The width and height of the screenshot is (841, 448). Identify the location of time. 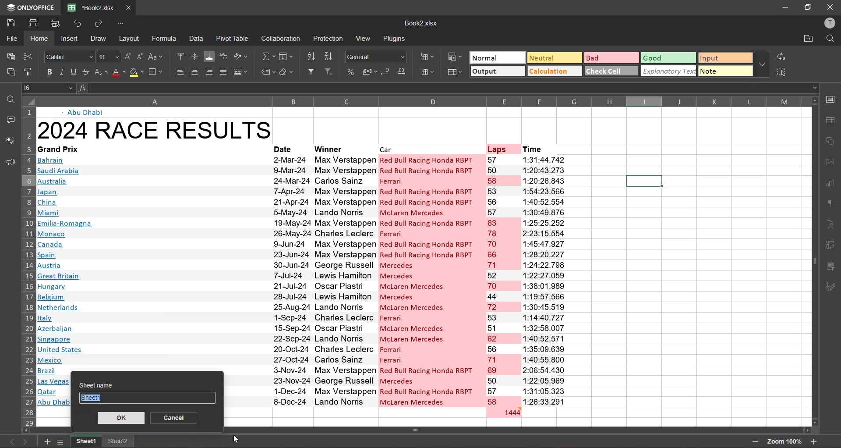
(541, 148).